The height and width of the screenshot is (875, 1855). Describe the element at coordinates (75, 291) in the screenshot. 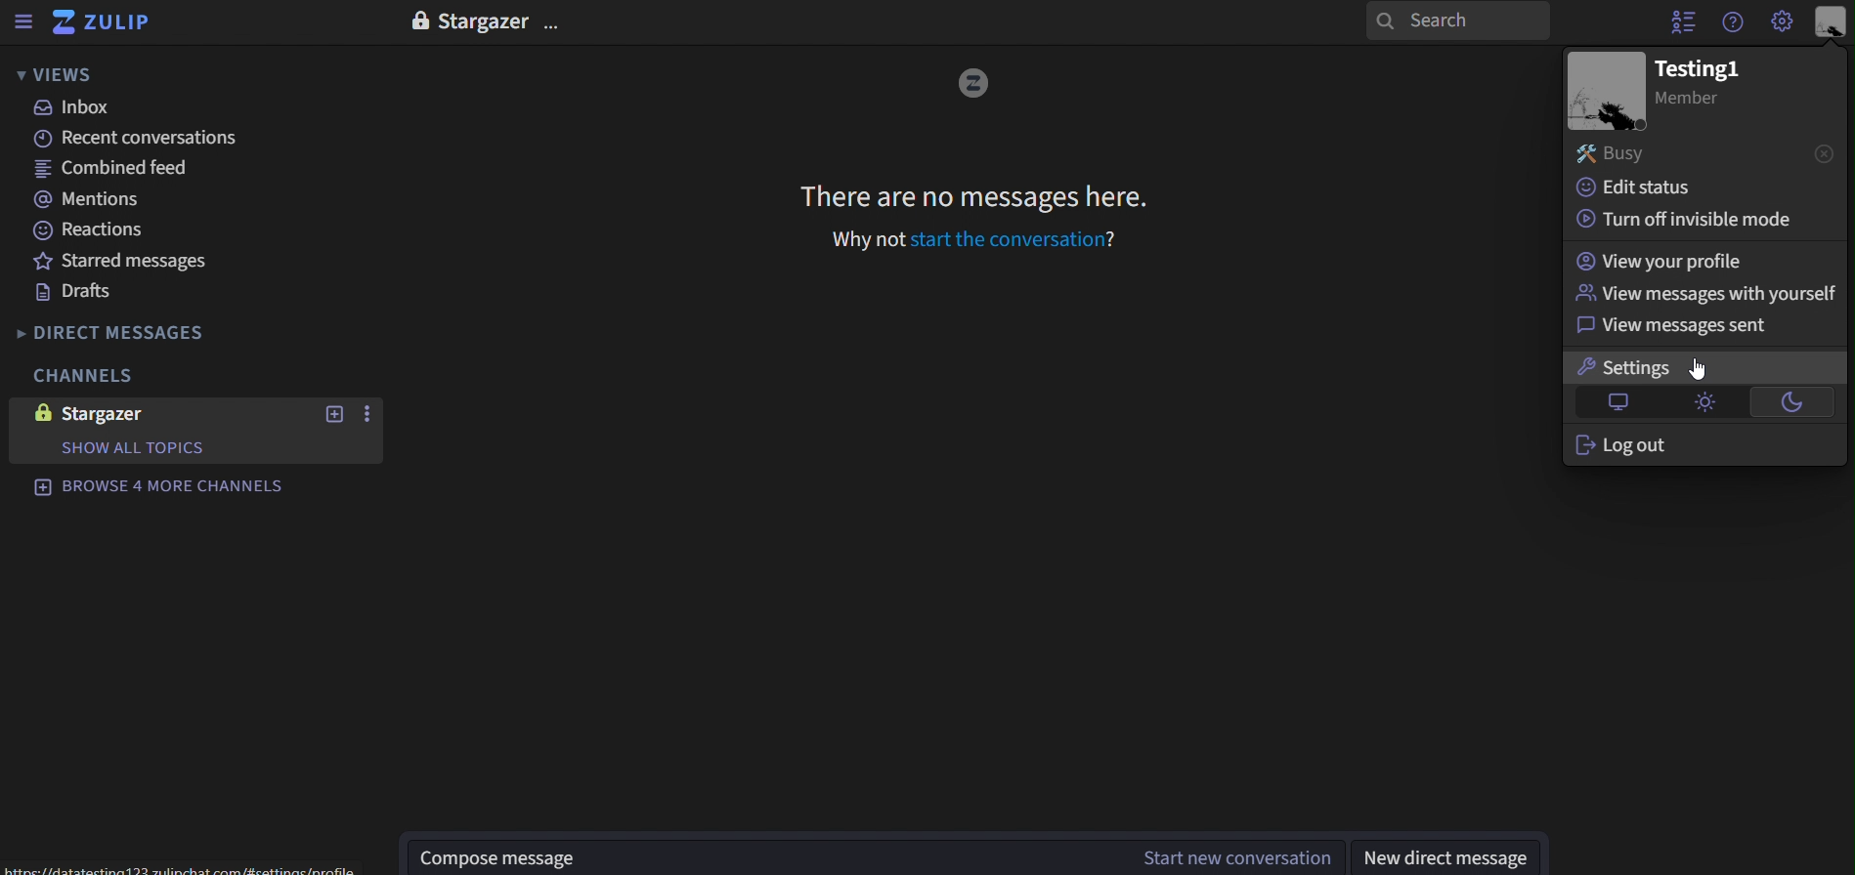

I see `drafts` at that location.